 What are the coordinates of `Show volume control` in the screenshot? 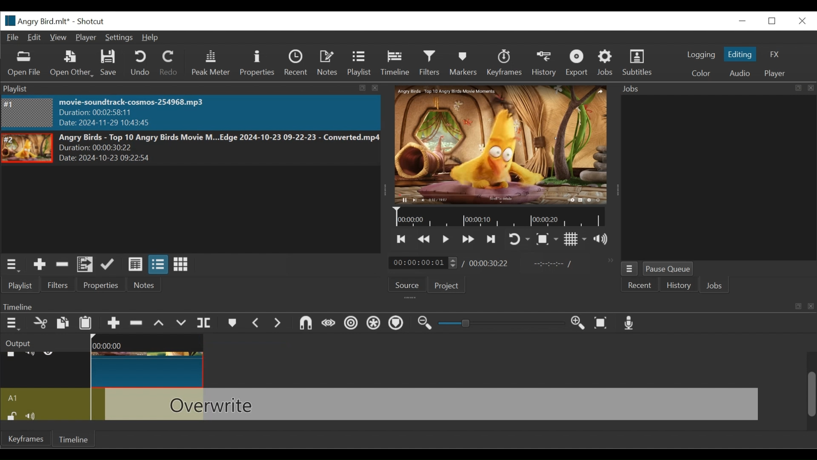 It's located at (603, 240).